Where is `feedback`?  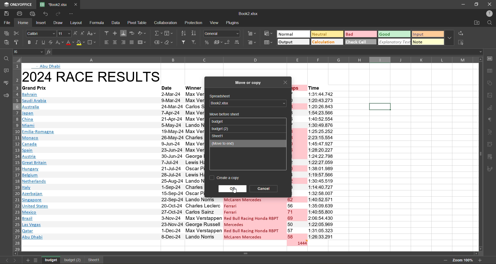
feedback is located at coordinates (5, 96).